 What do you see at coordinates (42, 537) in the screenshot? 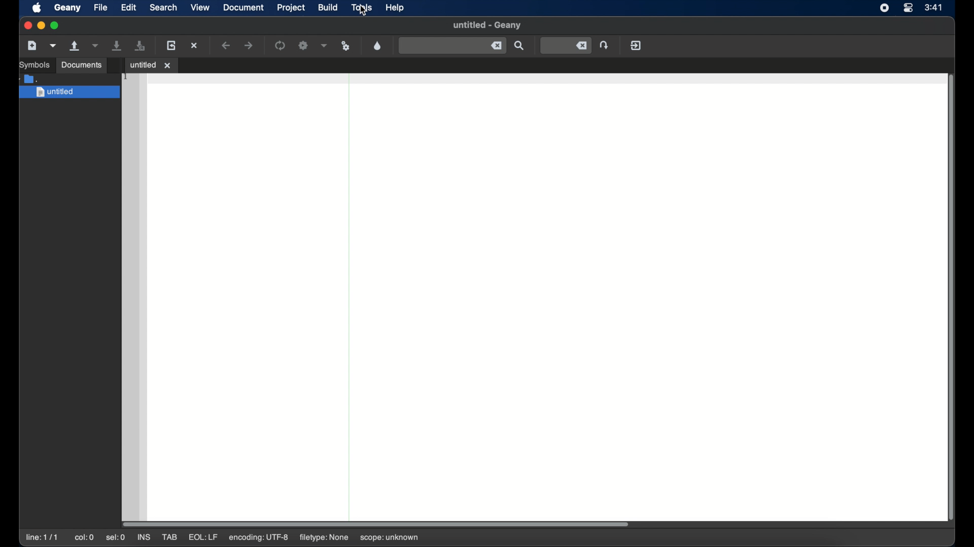
I see `line: 1/1` at bounding box center [42, 537].